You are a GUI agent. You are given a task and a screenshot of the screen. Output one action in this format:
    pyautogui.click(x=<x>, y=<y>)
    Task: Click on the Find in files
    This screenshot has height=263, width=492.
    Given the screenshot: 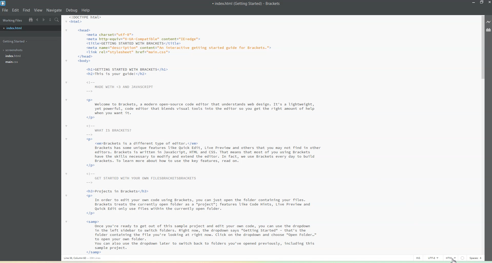 What is the action you would take?
    pyautogui.click(x=57, y=20)
    